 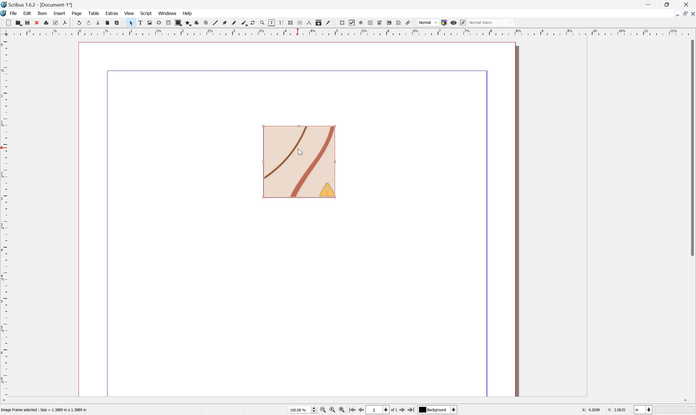 What do you see at coordinates (399, 23) in the screenshot?
I see `Text annotation` at bounding box center [399, 23].